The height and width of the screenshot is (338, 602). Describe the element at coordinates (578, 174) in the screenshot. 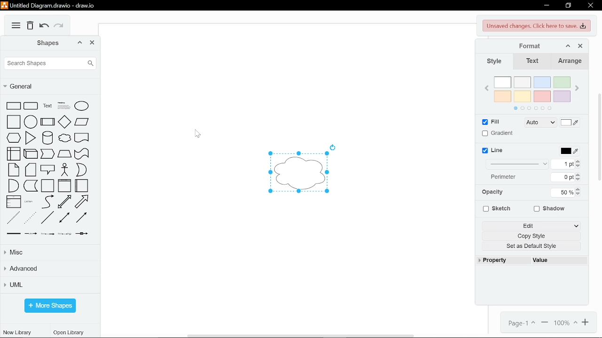

I see `increase perimeter` at that location.